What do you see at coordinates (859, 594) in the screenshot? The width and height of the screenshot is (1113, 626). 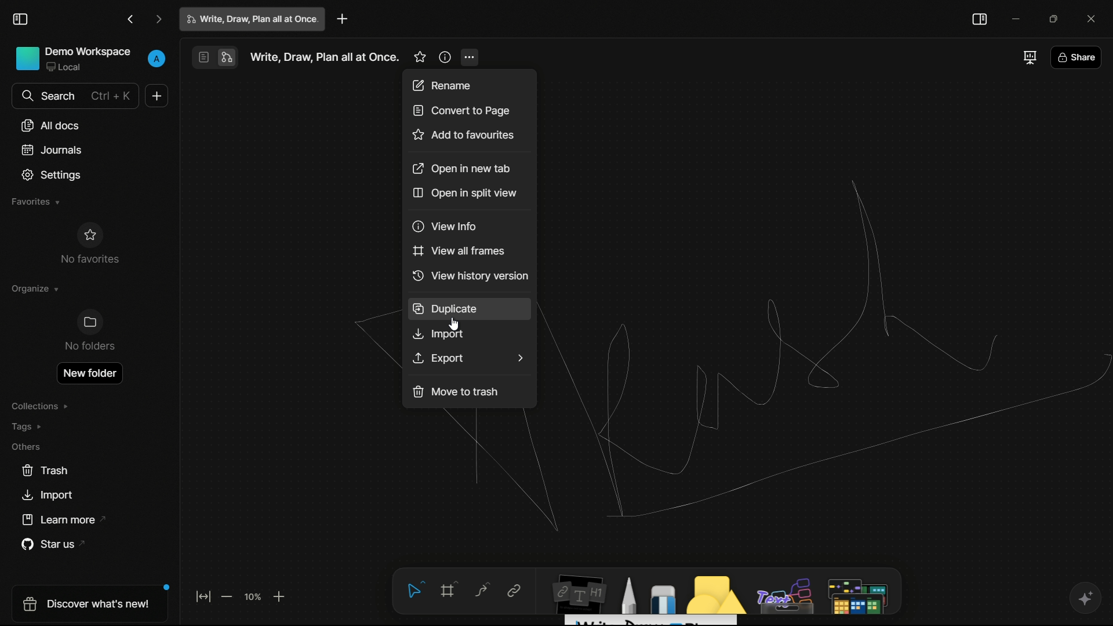 I see `map` at bounding box center [859, 594].